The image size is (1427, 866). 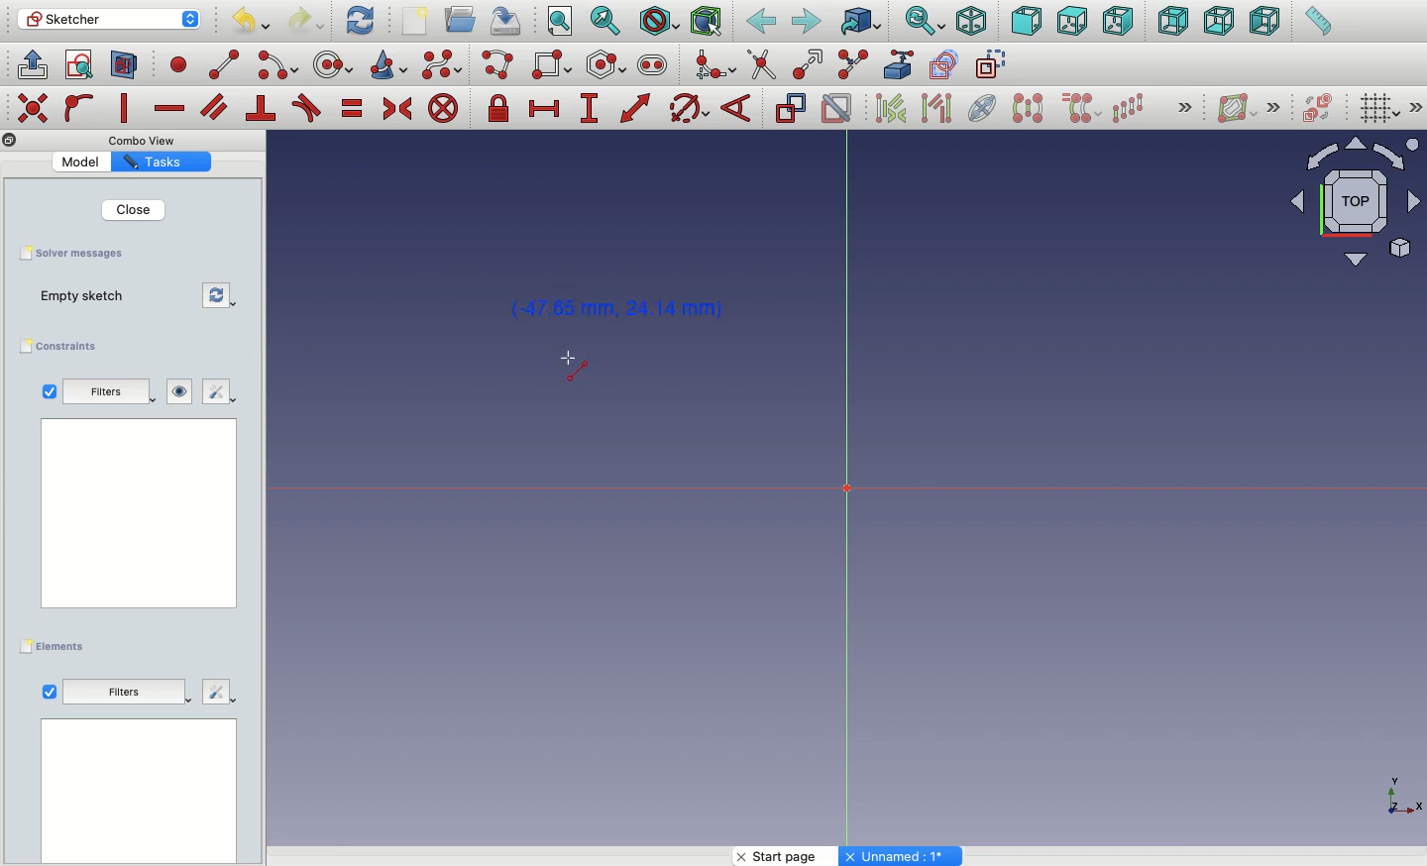 What do you see at coordinates (63, 346) in the screenshot?
I see `Constraints ` at bounding box center [63, 346].